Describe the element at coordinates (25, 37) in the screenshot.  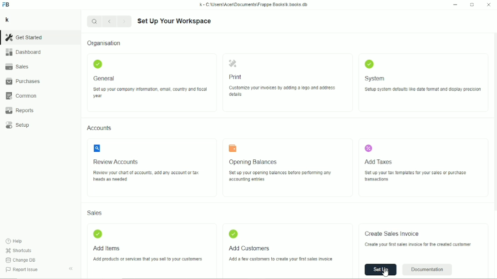
I see `Get started` at that location.